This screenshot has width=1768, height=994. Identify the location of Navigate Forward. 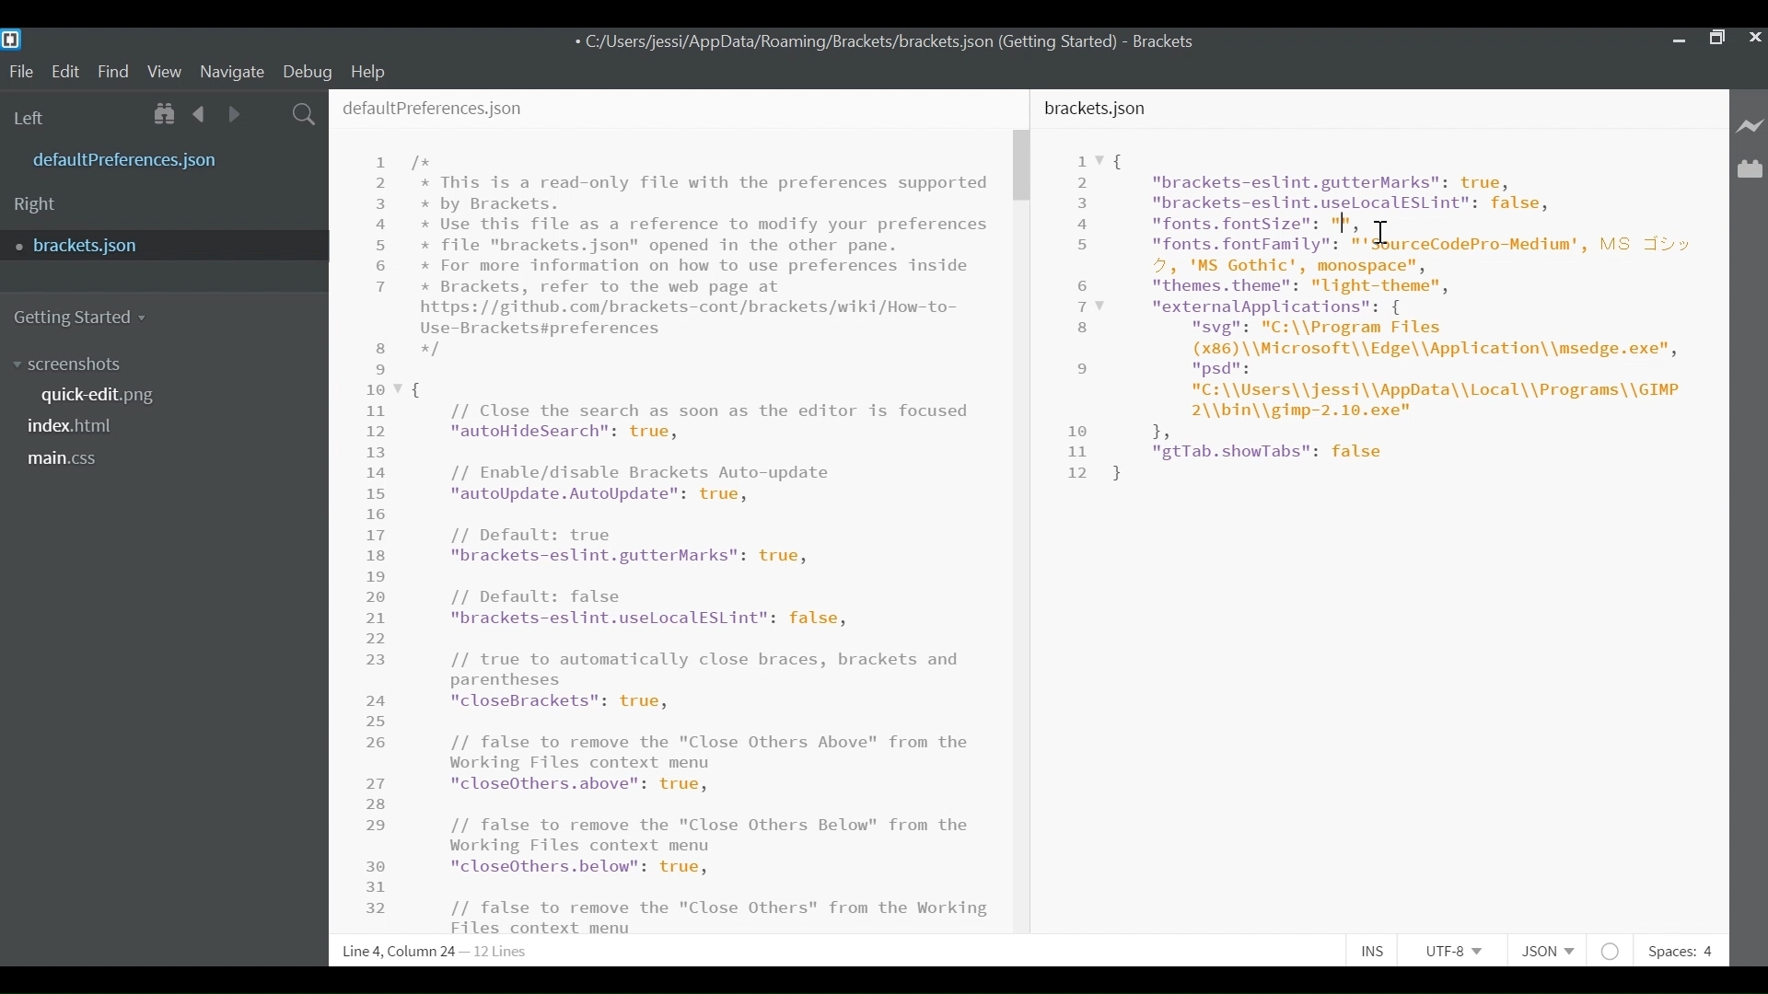
(230, 116).